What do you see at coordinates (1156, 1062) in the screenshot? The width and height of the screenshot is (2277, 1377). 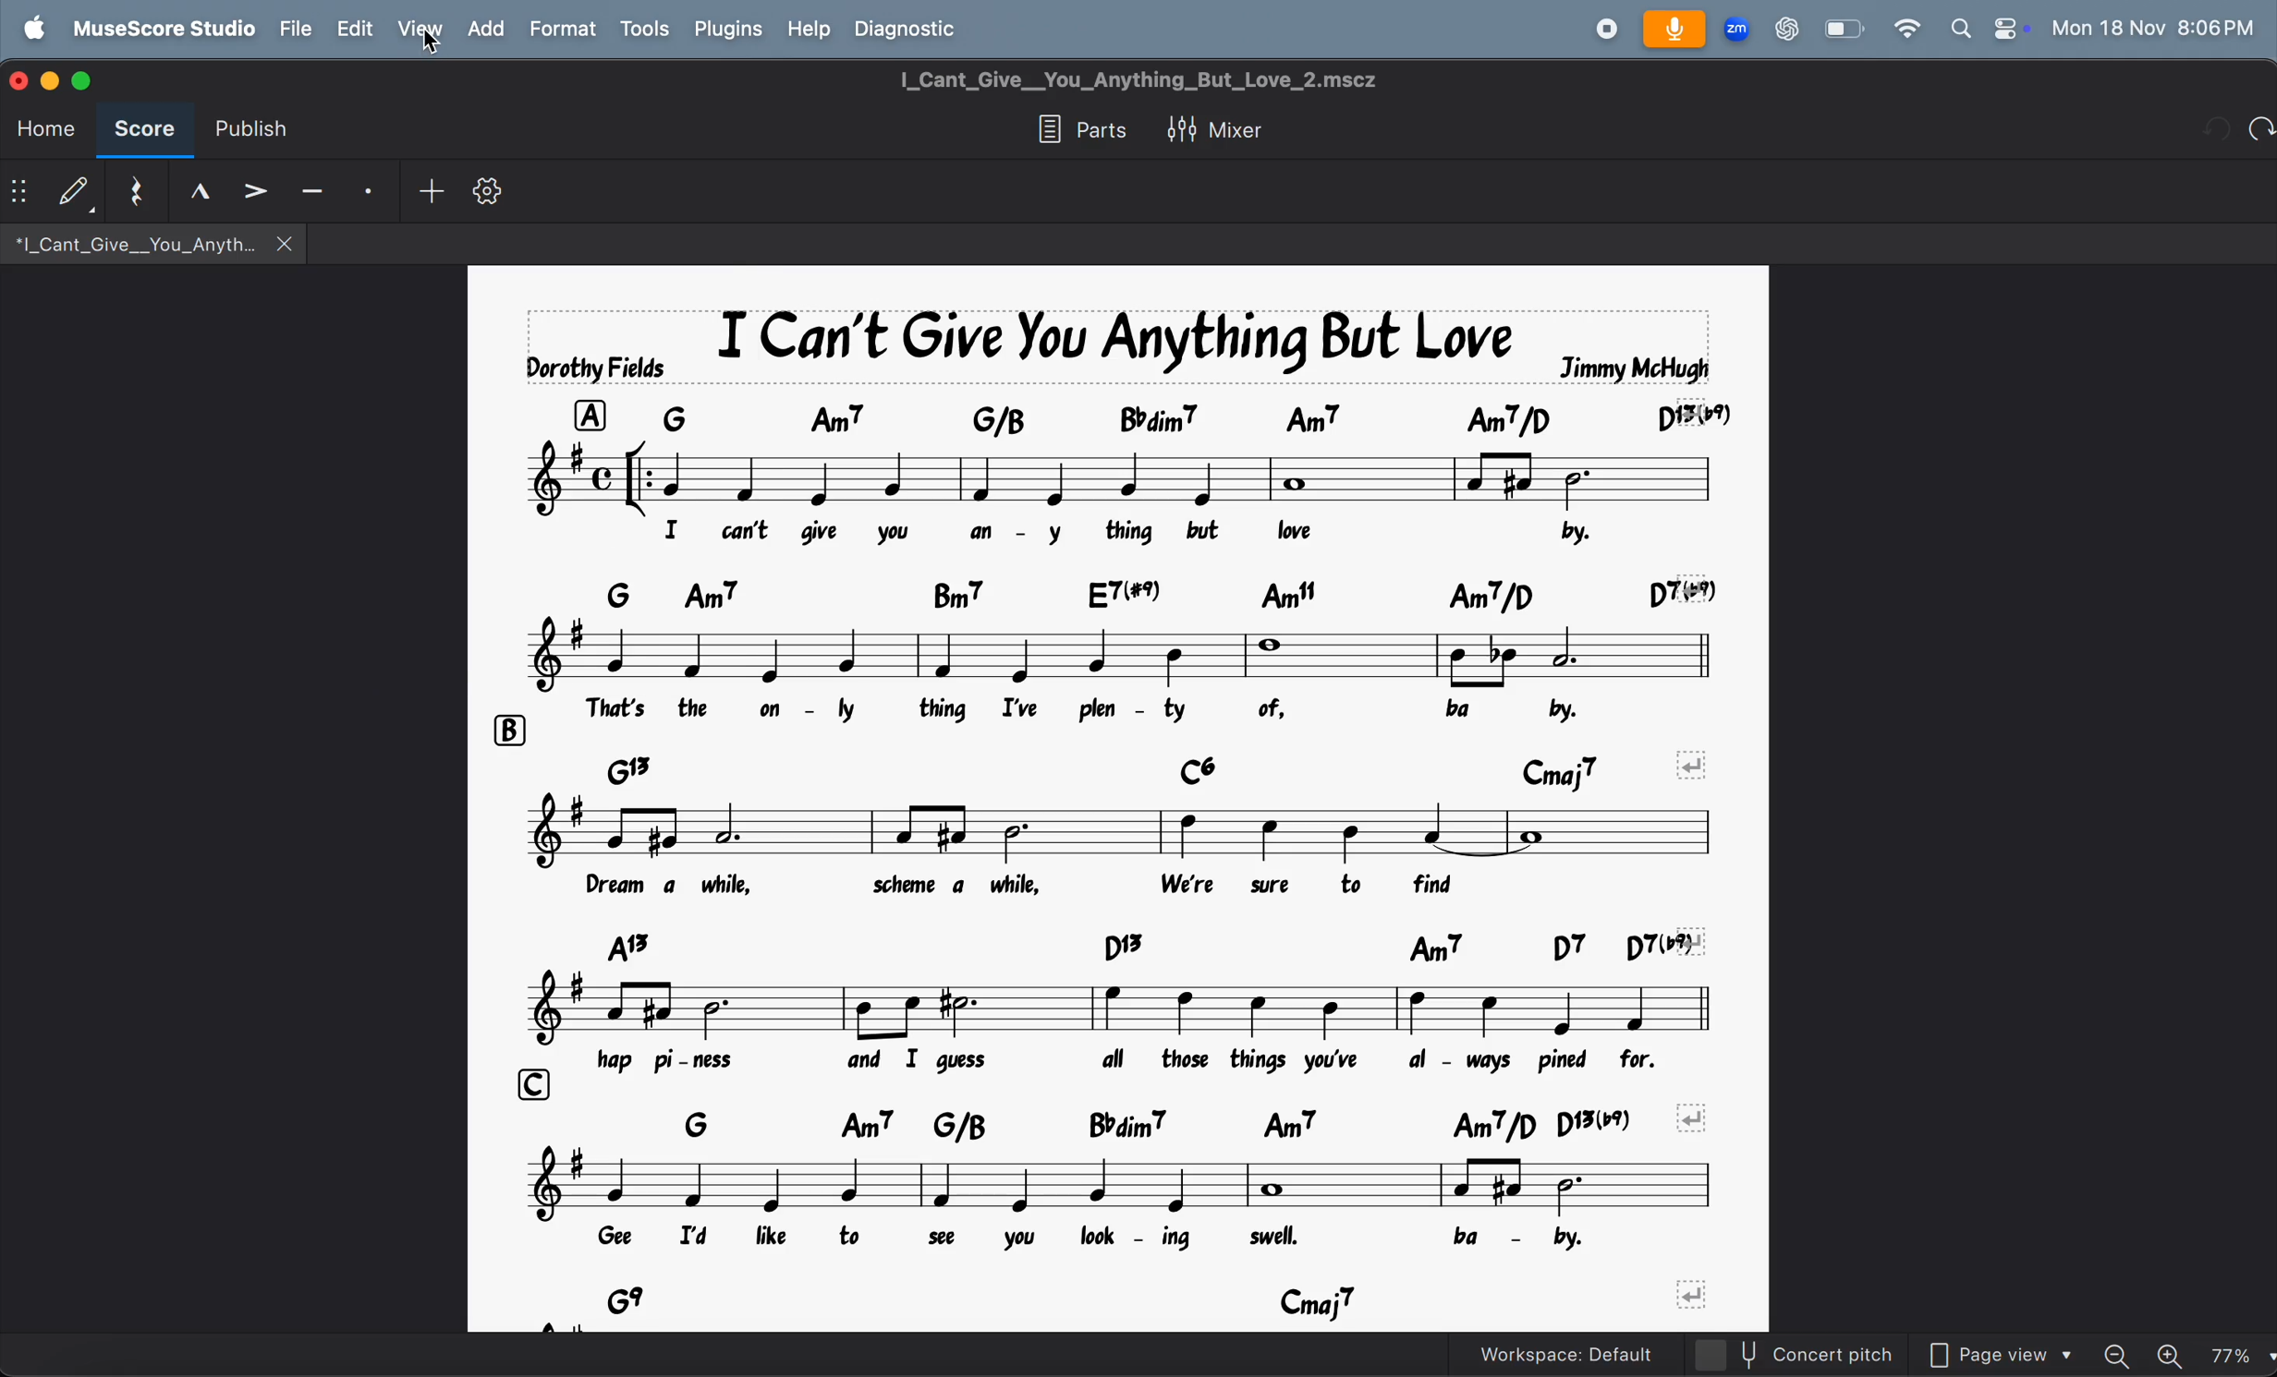 I see `lyrics` at bounding box center [1156, 1062].